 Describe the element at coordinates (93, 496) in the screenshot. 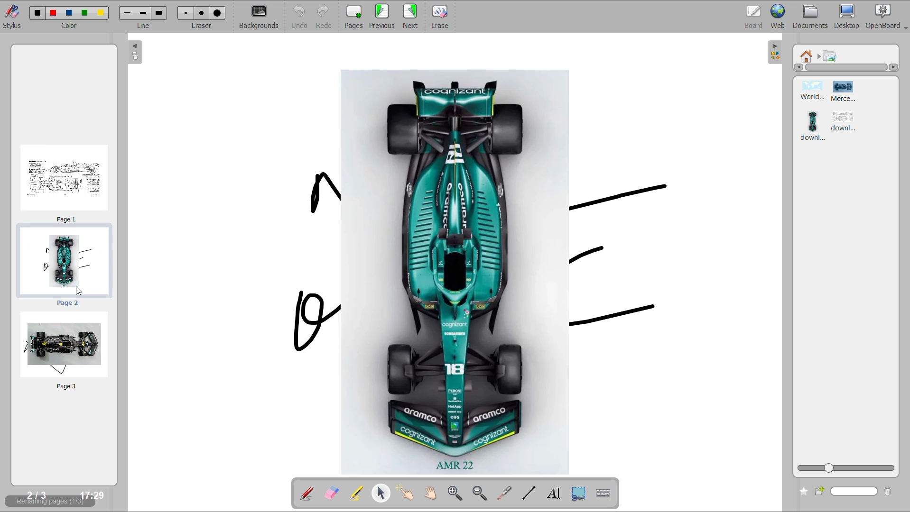

I see `17:29` at that location.